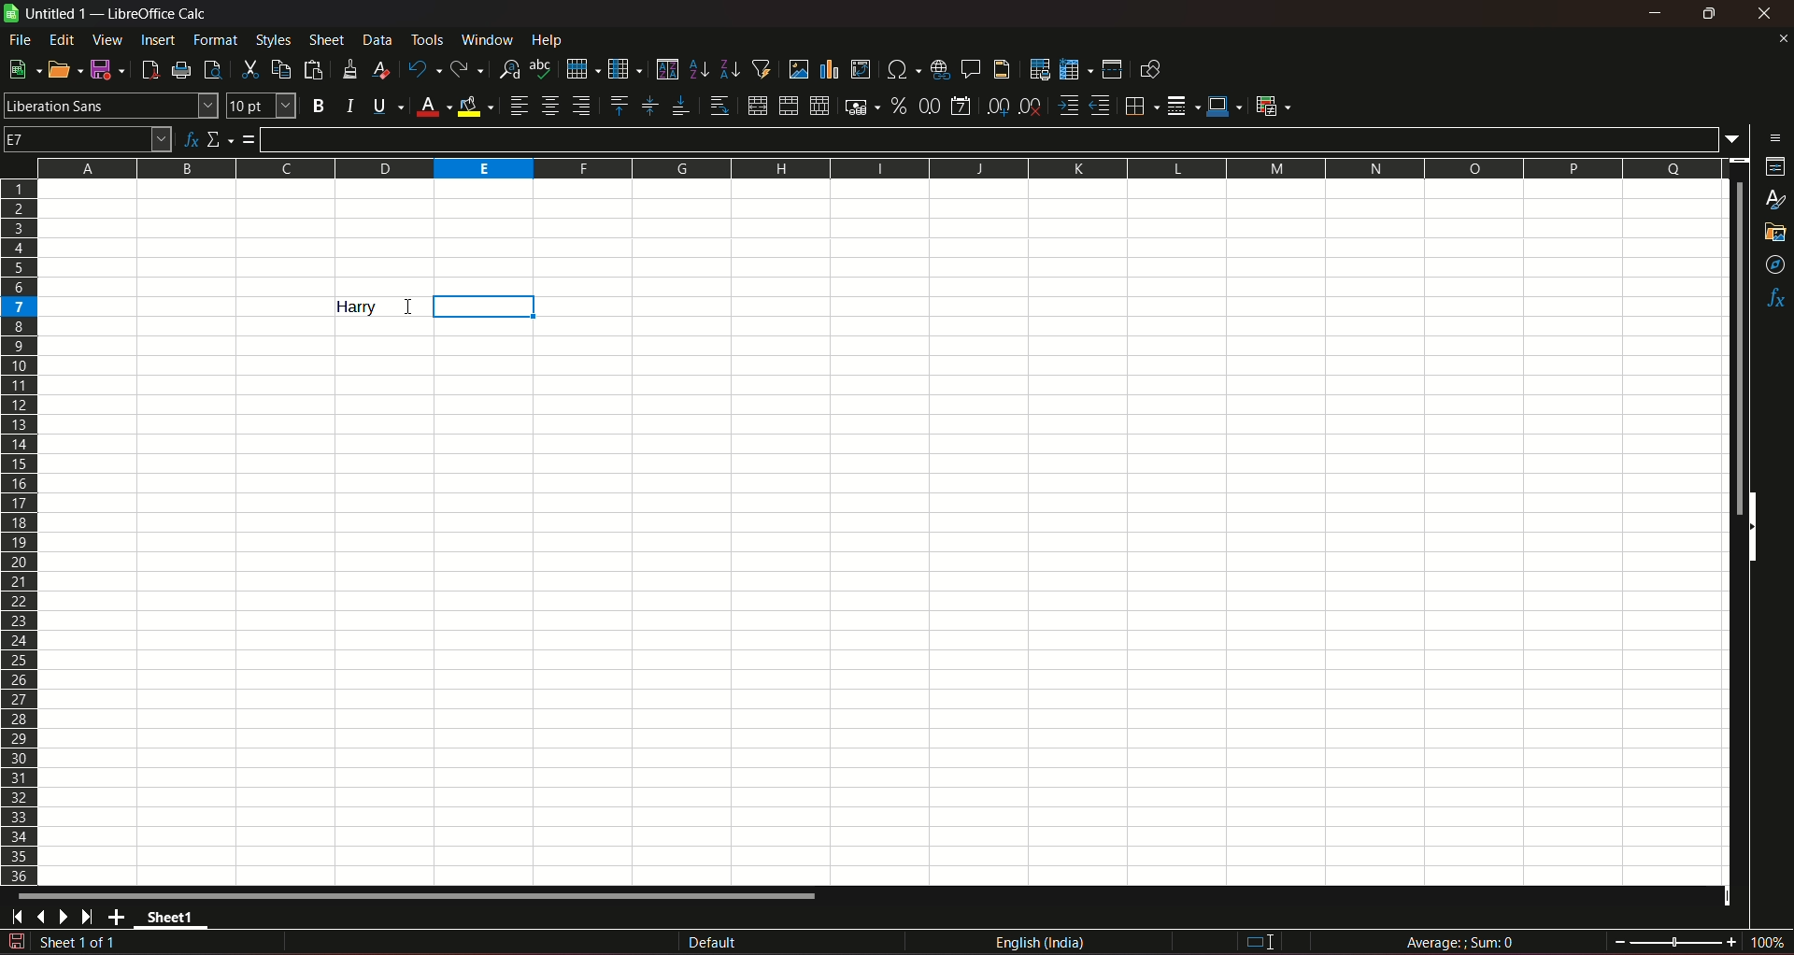 Image resolution: width=1794 pixels, height=955 pixels. I want to click on format as date, so click(961, 107).